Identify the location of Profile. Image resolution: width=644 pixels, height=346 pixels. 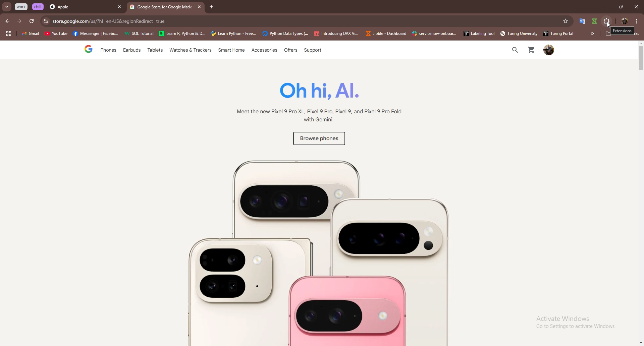
(549, 51).